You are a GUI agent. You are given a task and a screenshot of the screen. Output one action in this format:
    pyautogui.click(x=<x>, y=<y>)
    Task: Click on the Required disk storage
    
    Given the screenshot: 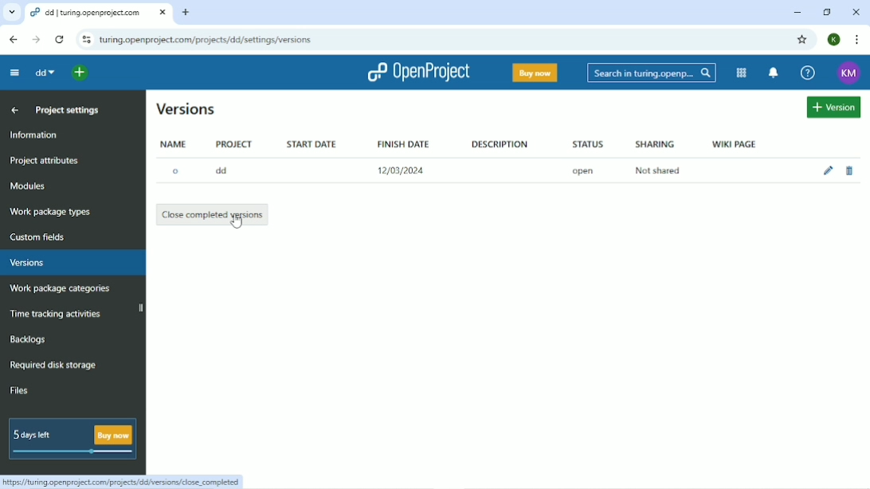 What is the action you would take?
    pyautogui.click(x=58, y=366)
    